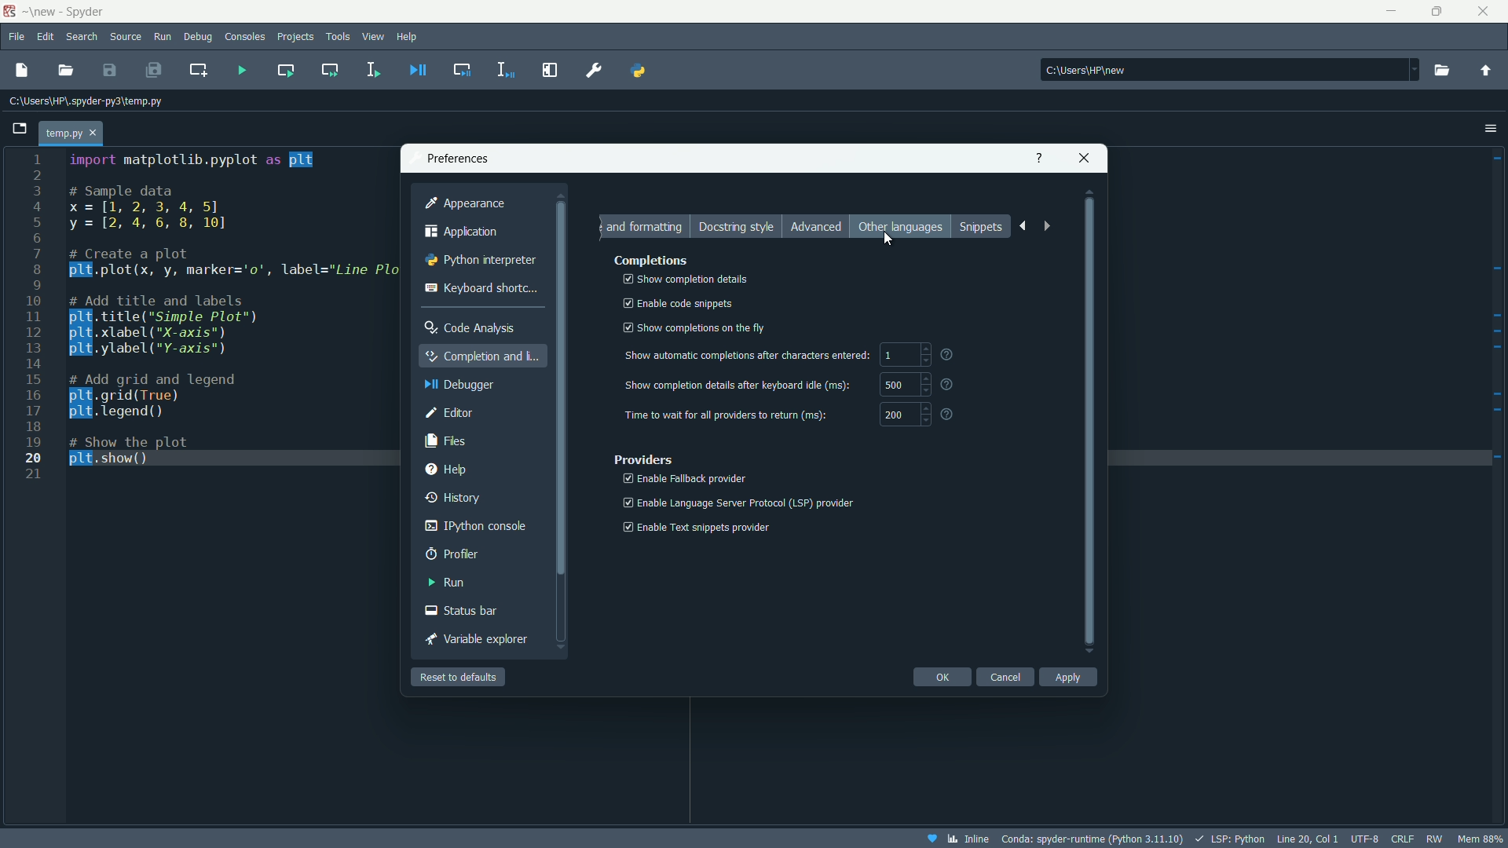 Image resolution: width=1508 pixels, height=848 pixels. What do you see at coordinates (448, 440) in the screenshot?
I see `files` at bounding box center [448, 440].